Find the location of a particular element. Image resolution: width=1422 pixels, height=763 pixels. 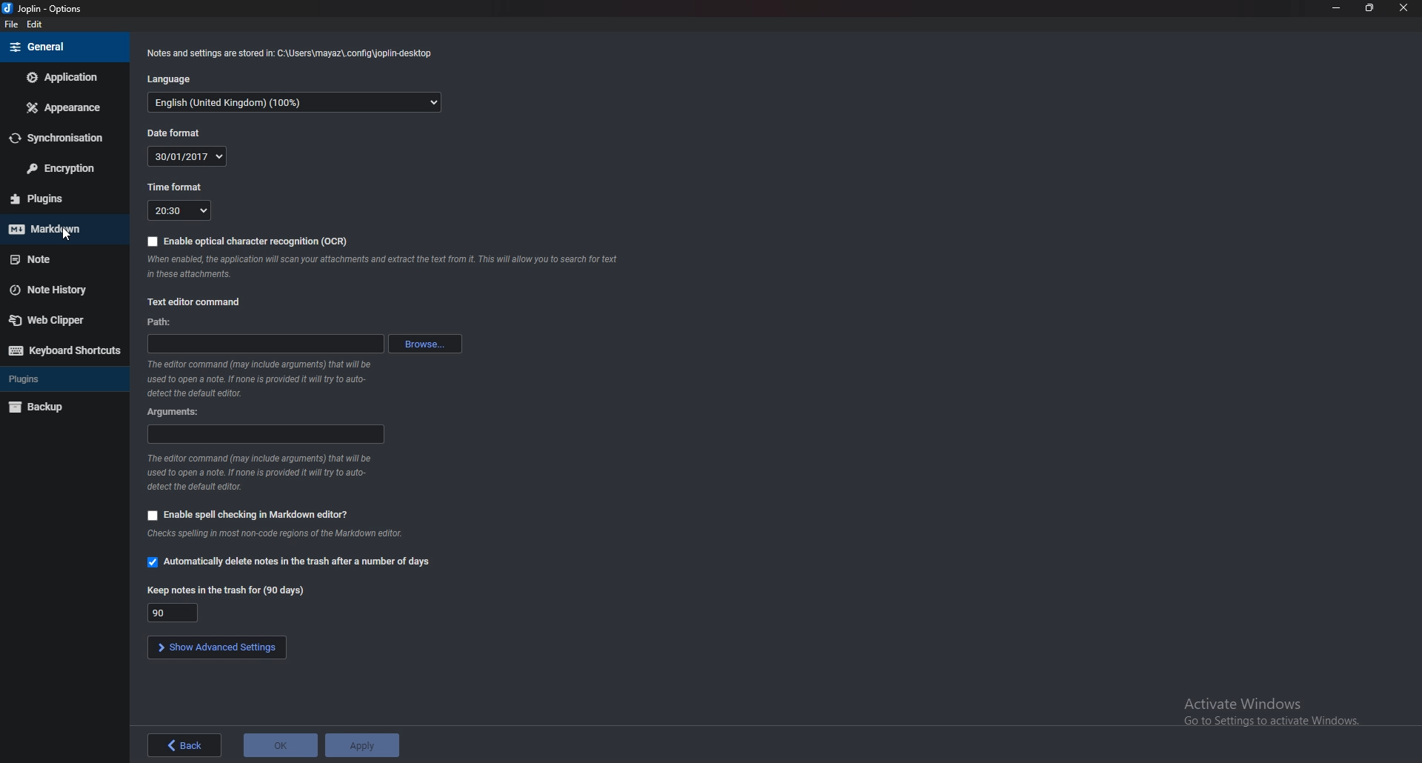

Date format is located at coordinates (177, 133).